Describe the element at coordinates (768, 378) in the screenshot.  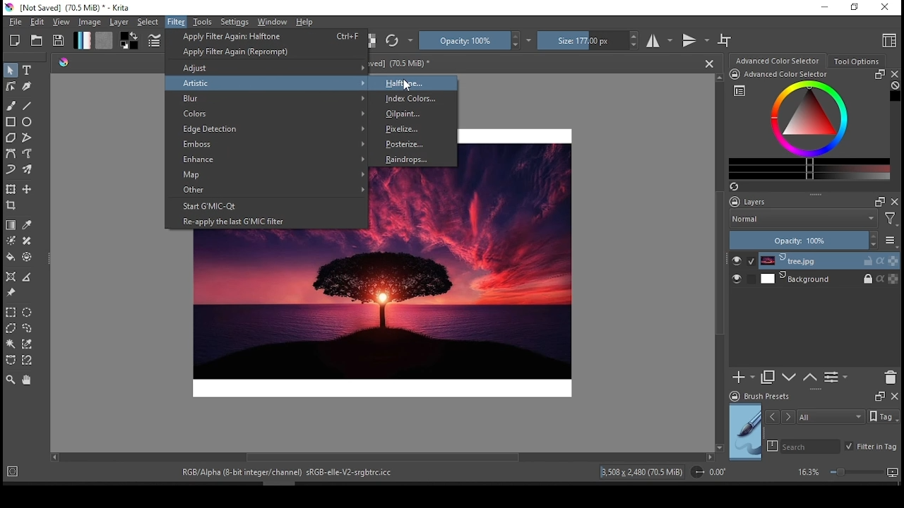
I see `duplicate layer` at that location.